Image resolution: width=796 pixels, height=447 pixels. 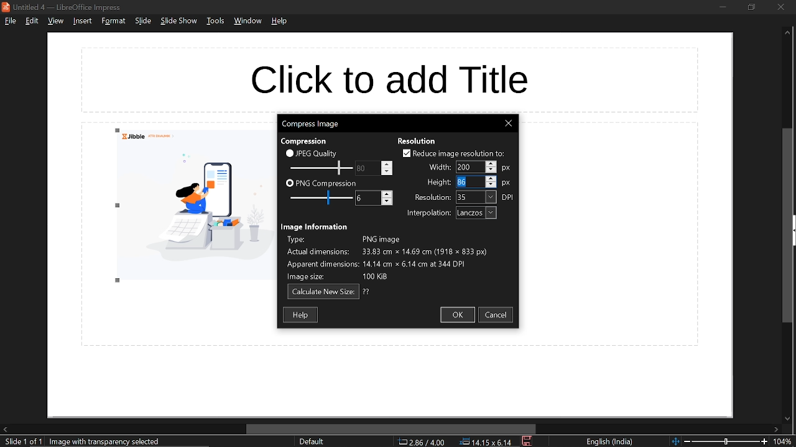 What do you see at coordinates (55, 22) in the screenshot?
I see `view` at bounding box center [55, 22].